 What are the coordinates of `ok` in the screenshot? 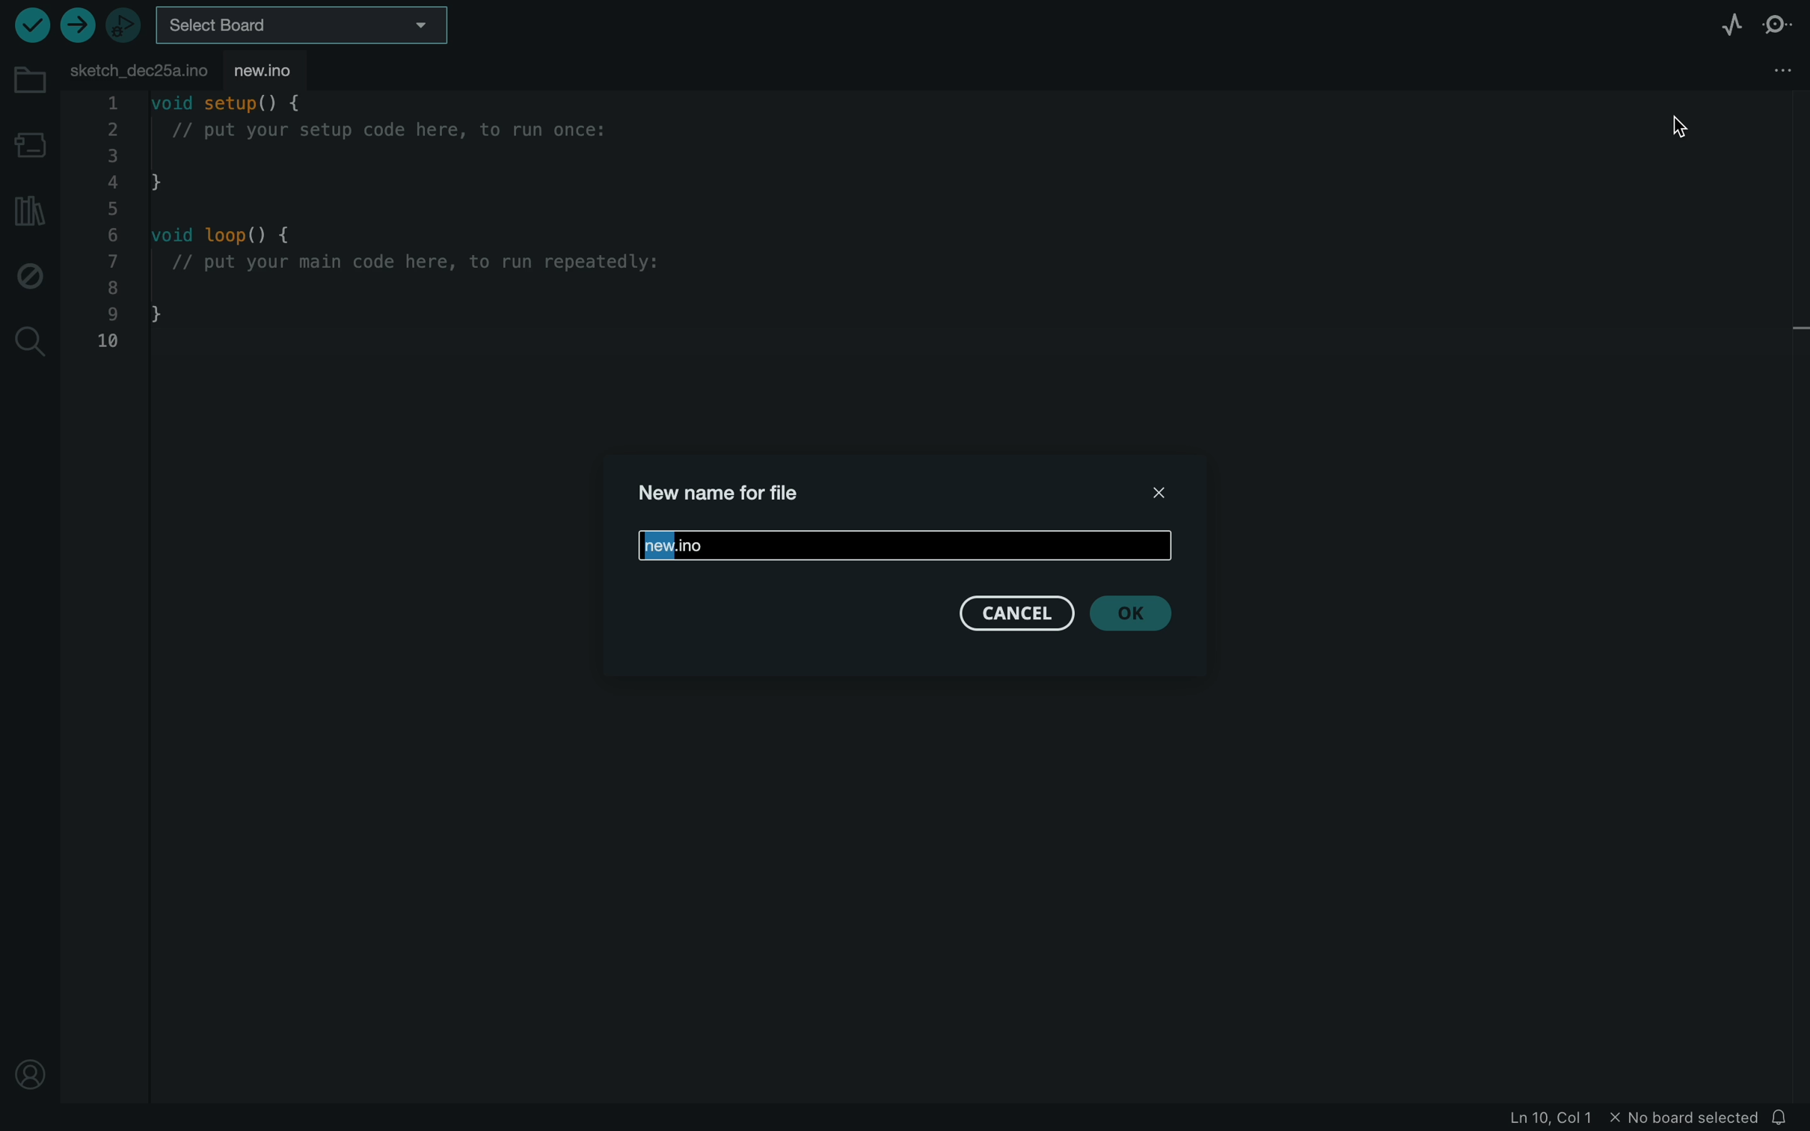 It's located at (1138, 616).